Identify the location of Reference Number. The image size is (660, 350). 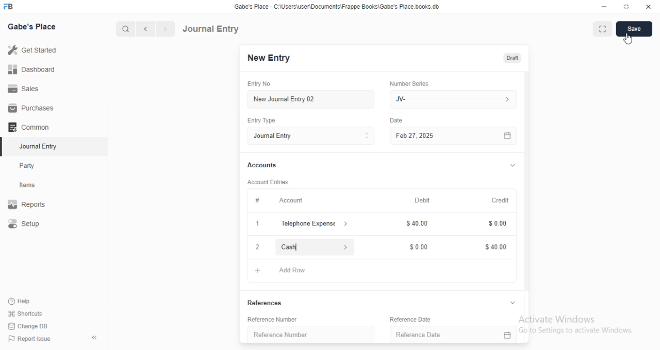
(269, 321).